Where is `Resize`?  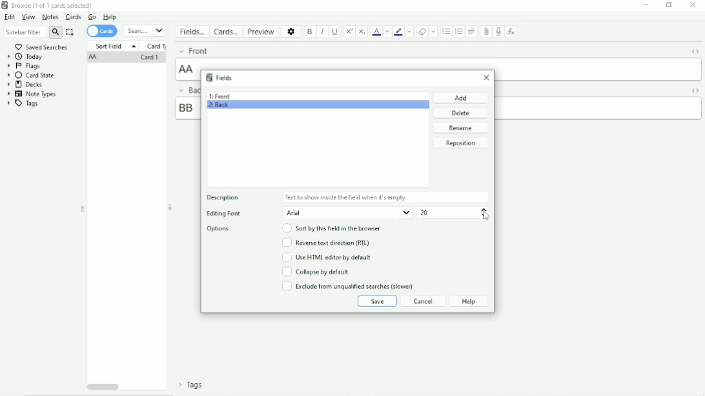
Resize is located at coordinates (170, 208).